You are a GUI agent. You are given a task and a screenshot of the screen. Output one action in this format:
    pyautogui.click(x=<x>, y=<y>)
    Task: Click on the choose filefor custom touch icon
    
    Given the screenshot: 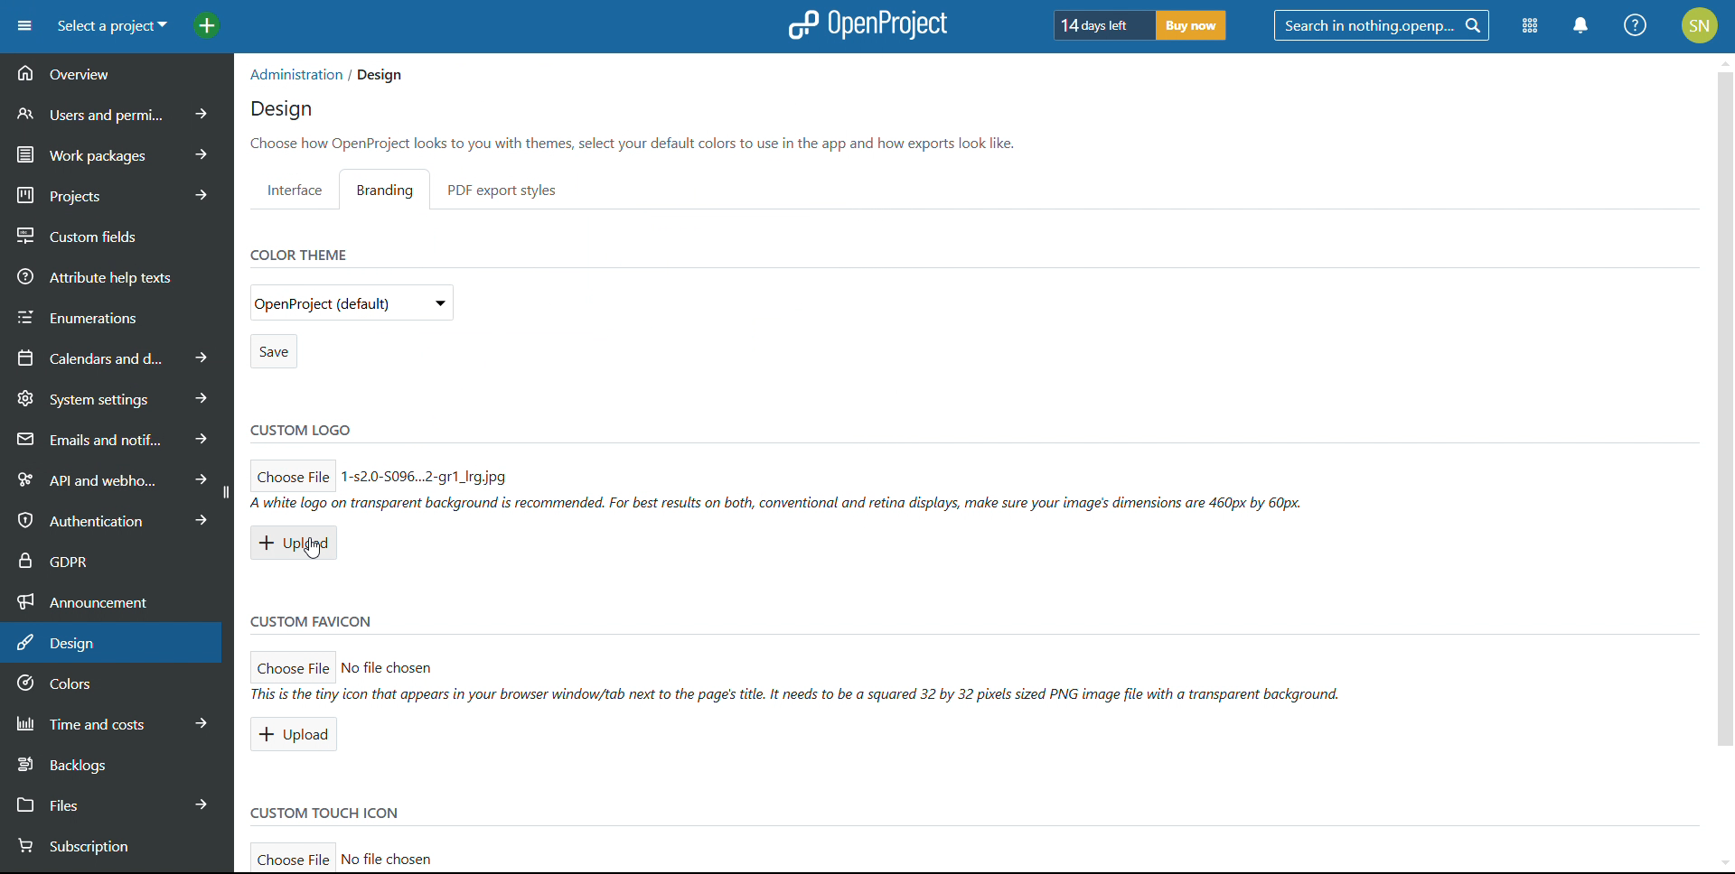 What is the action you would take?
    pyautogui.click(x=291, y=860)
    